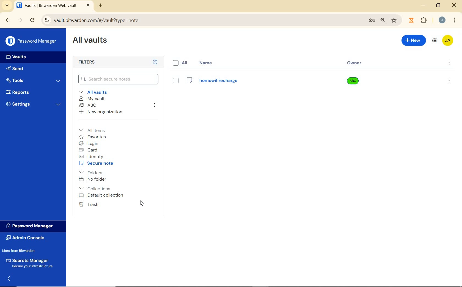 The image size is (462, 287). What do you see at coordinates (395, 21) in the screenshot?
I see `bookmark` at bounding box center [395, 21].